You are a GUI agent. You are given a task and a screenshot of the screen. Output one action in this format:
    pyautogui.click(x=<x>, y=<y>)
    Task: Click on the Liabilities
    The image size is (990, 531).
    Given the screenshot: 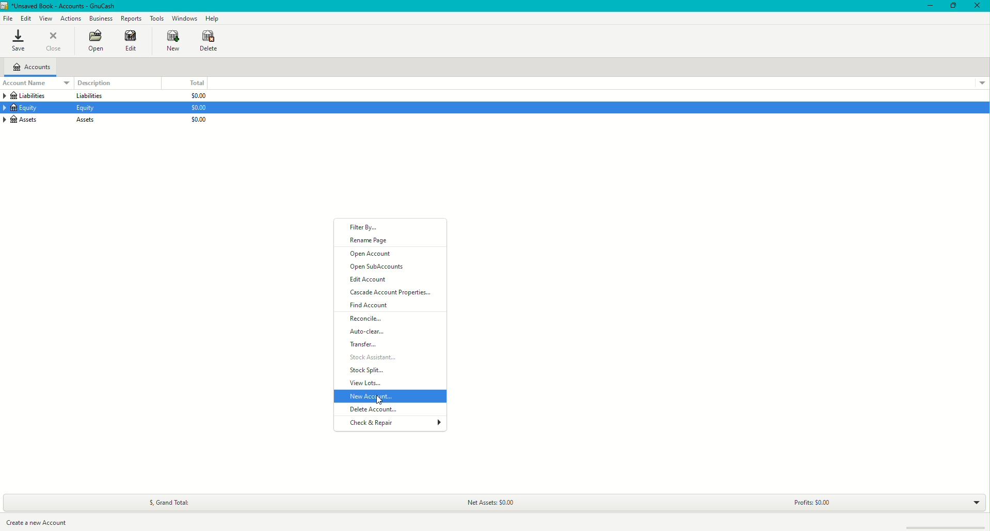 What is the action you would take?
    pyautogui.click(x=88, y=96)
    